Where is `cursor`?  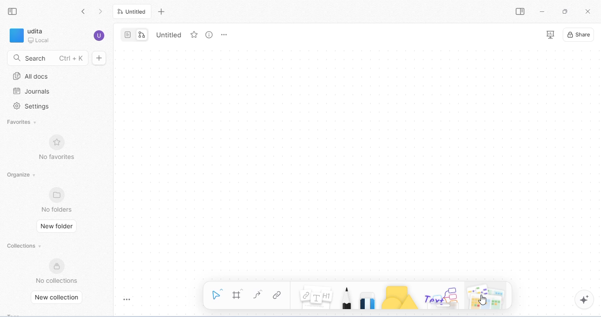 cursor is located at coordinates (483, 300).